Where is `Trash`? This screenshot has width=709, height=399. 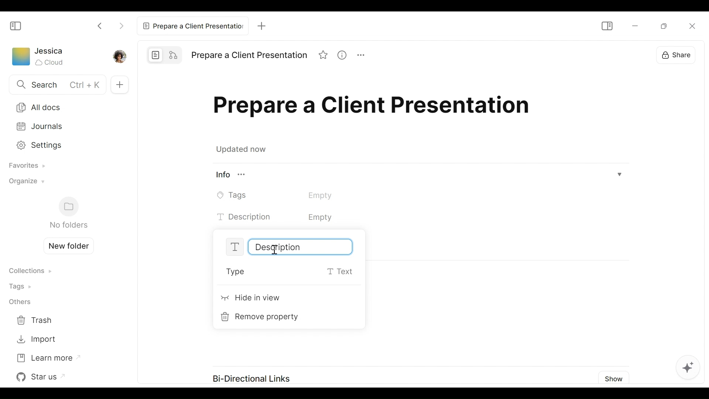
Trash is located at coordinates (36, 321).